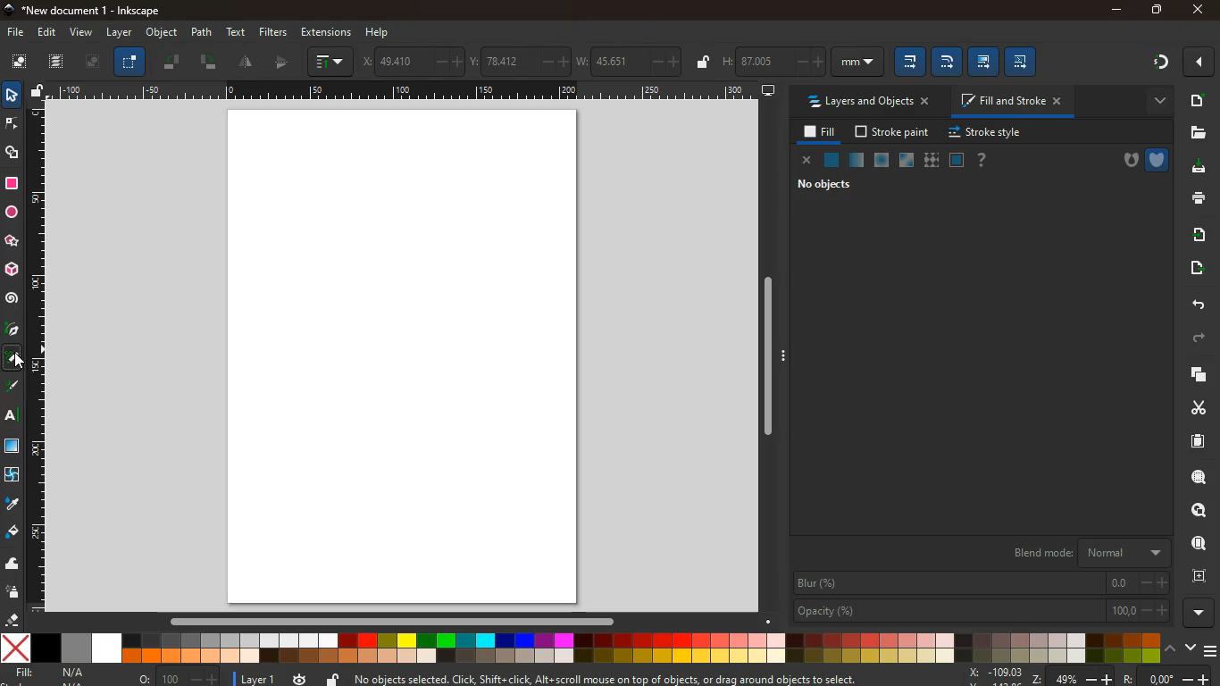 The height and width of the screenshot is (686, 1220). I want to click on half, so click(247, 63).